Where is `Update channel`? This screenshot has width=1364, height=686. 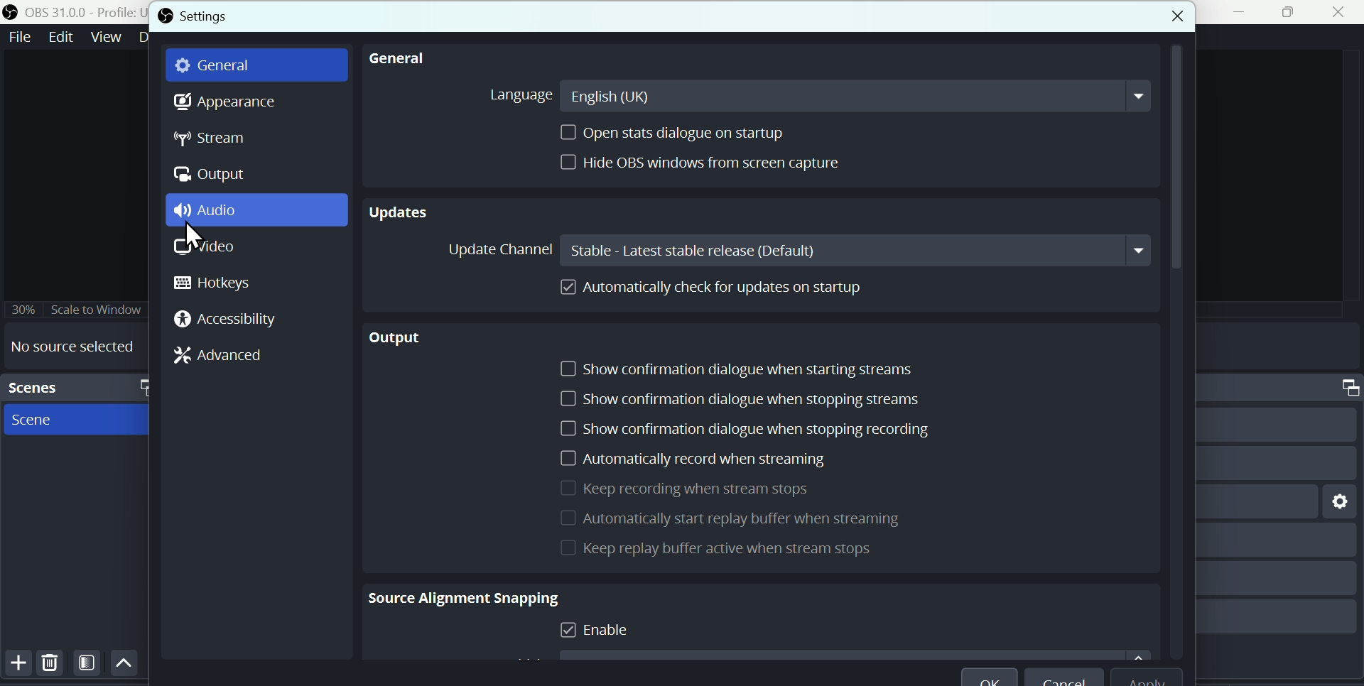
Update channel is located at coordinates (491, 250).